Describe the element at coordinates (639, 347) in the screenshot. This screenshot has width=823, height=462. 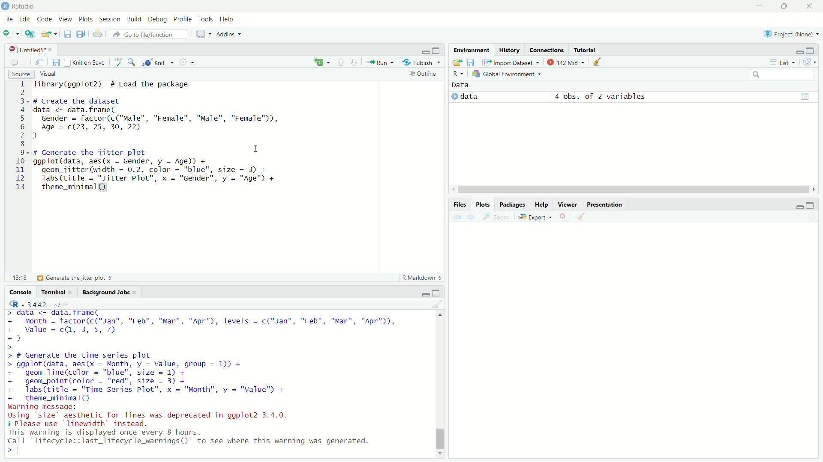
I see `empty plot area` at that location.